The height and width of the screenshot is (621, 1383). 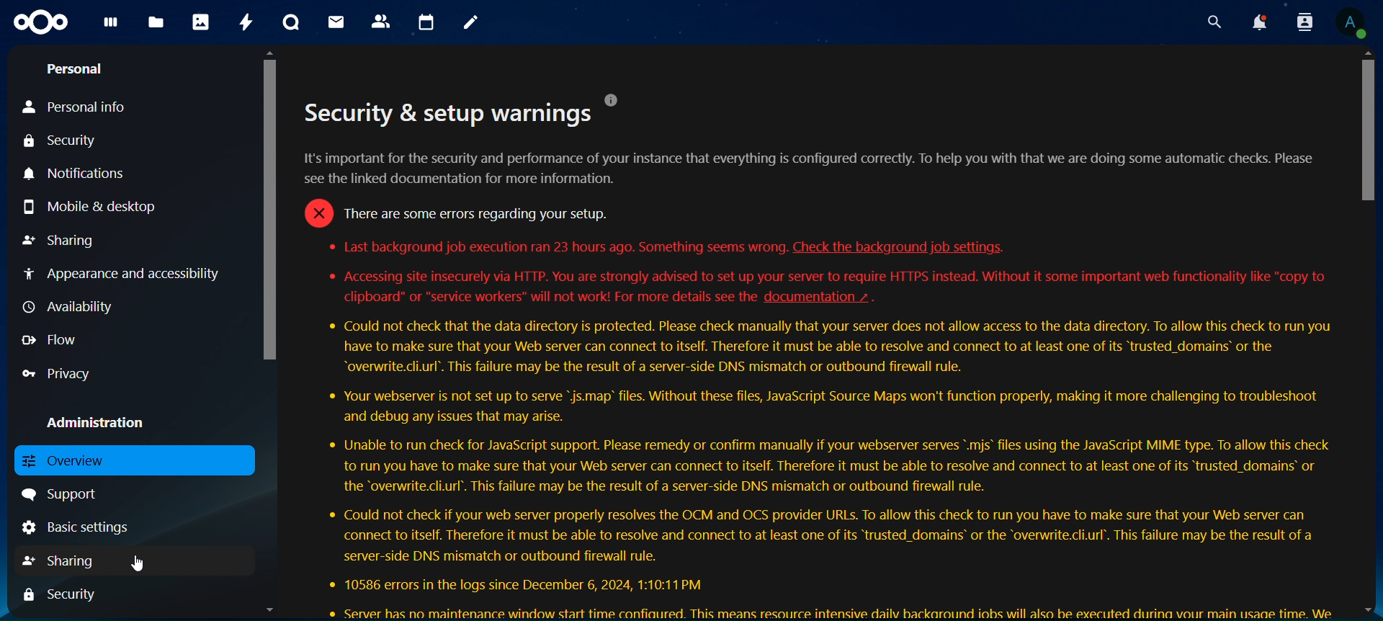 What do you see at coordinates (245, 23) in the screenshot?
I see `activity` at bounding box center [245, 23].